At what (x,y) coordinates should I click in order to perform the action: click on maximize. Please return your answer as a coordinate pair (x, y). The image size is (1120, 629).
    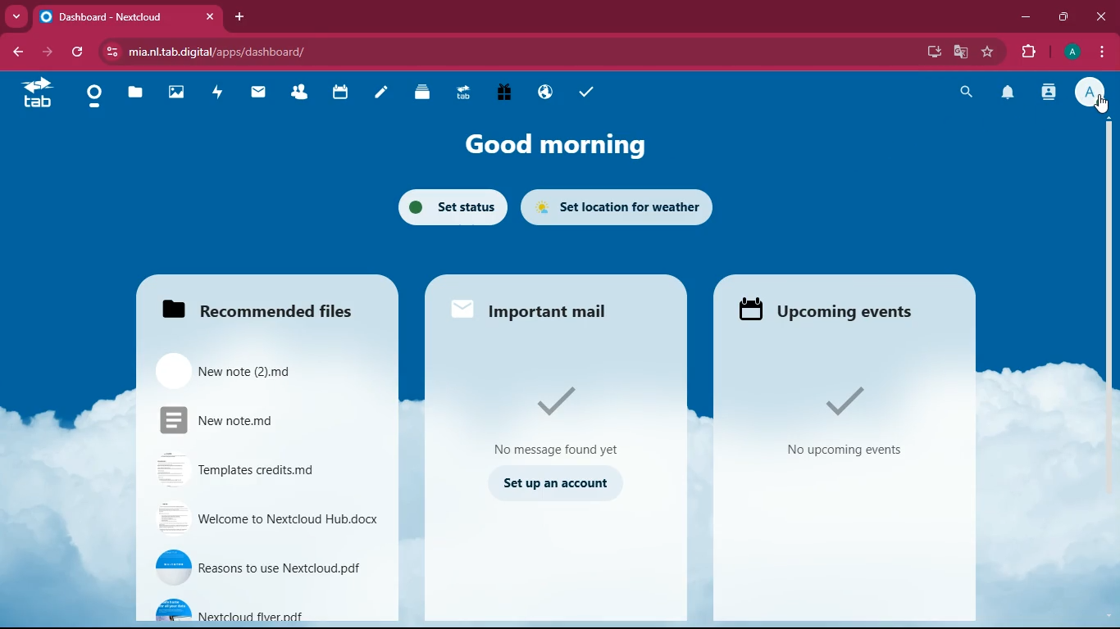
    Looking at the image, I should click on (1063, 17).